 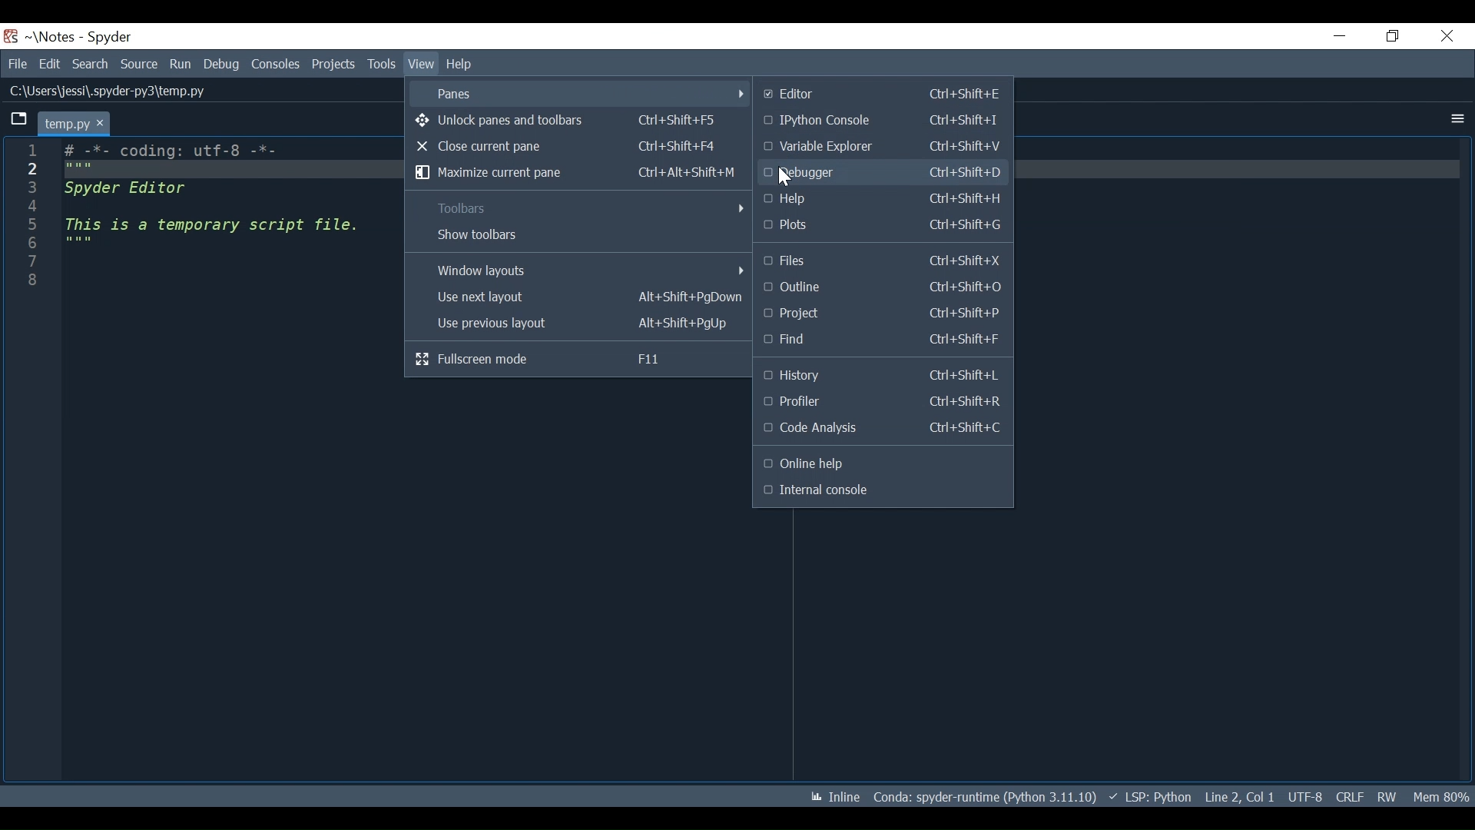 I want to click on Maximize current pane, so click(x=578, y=173).